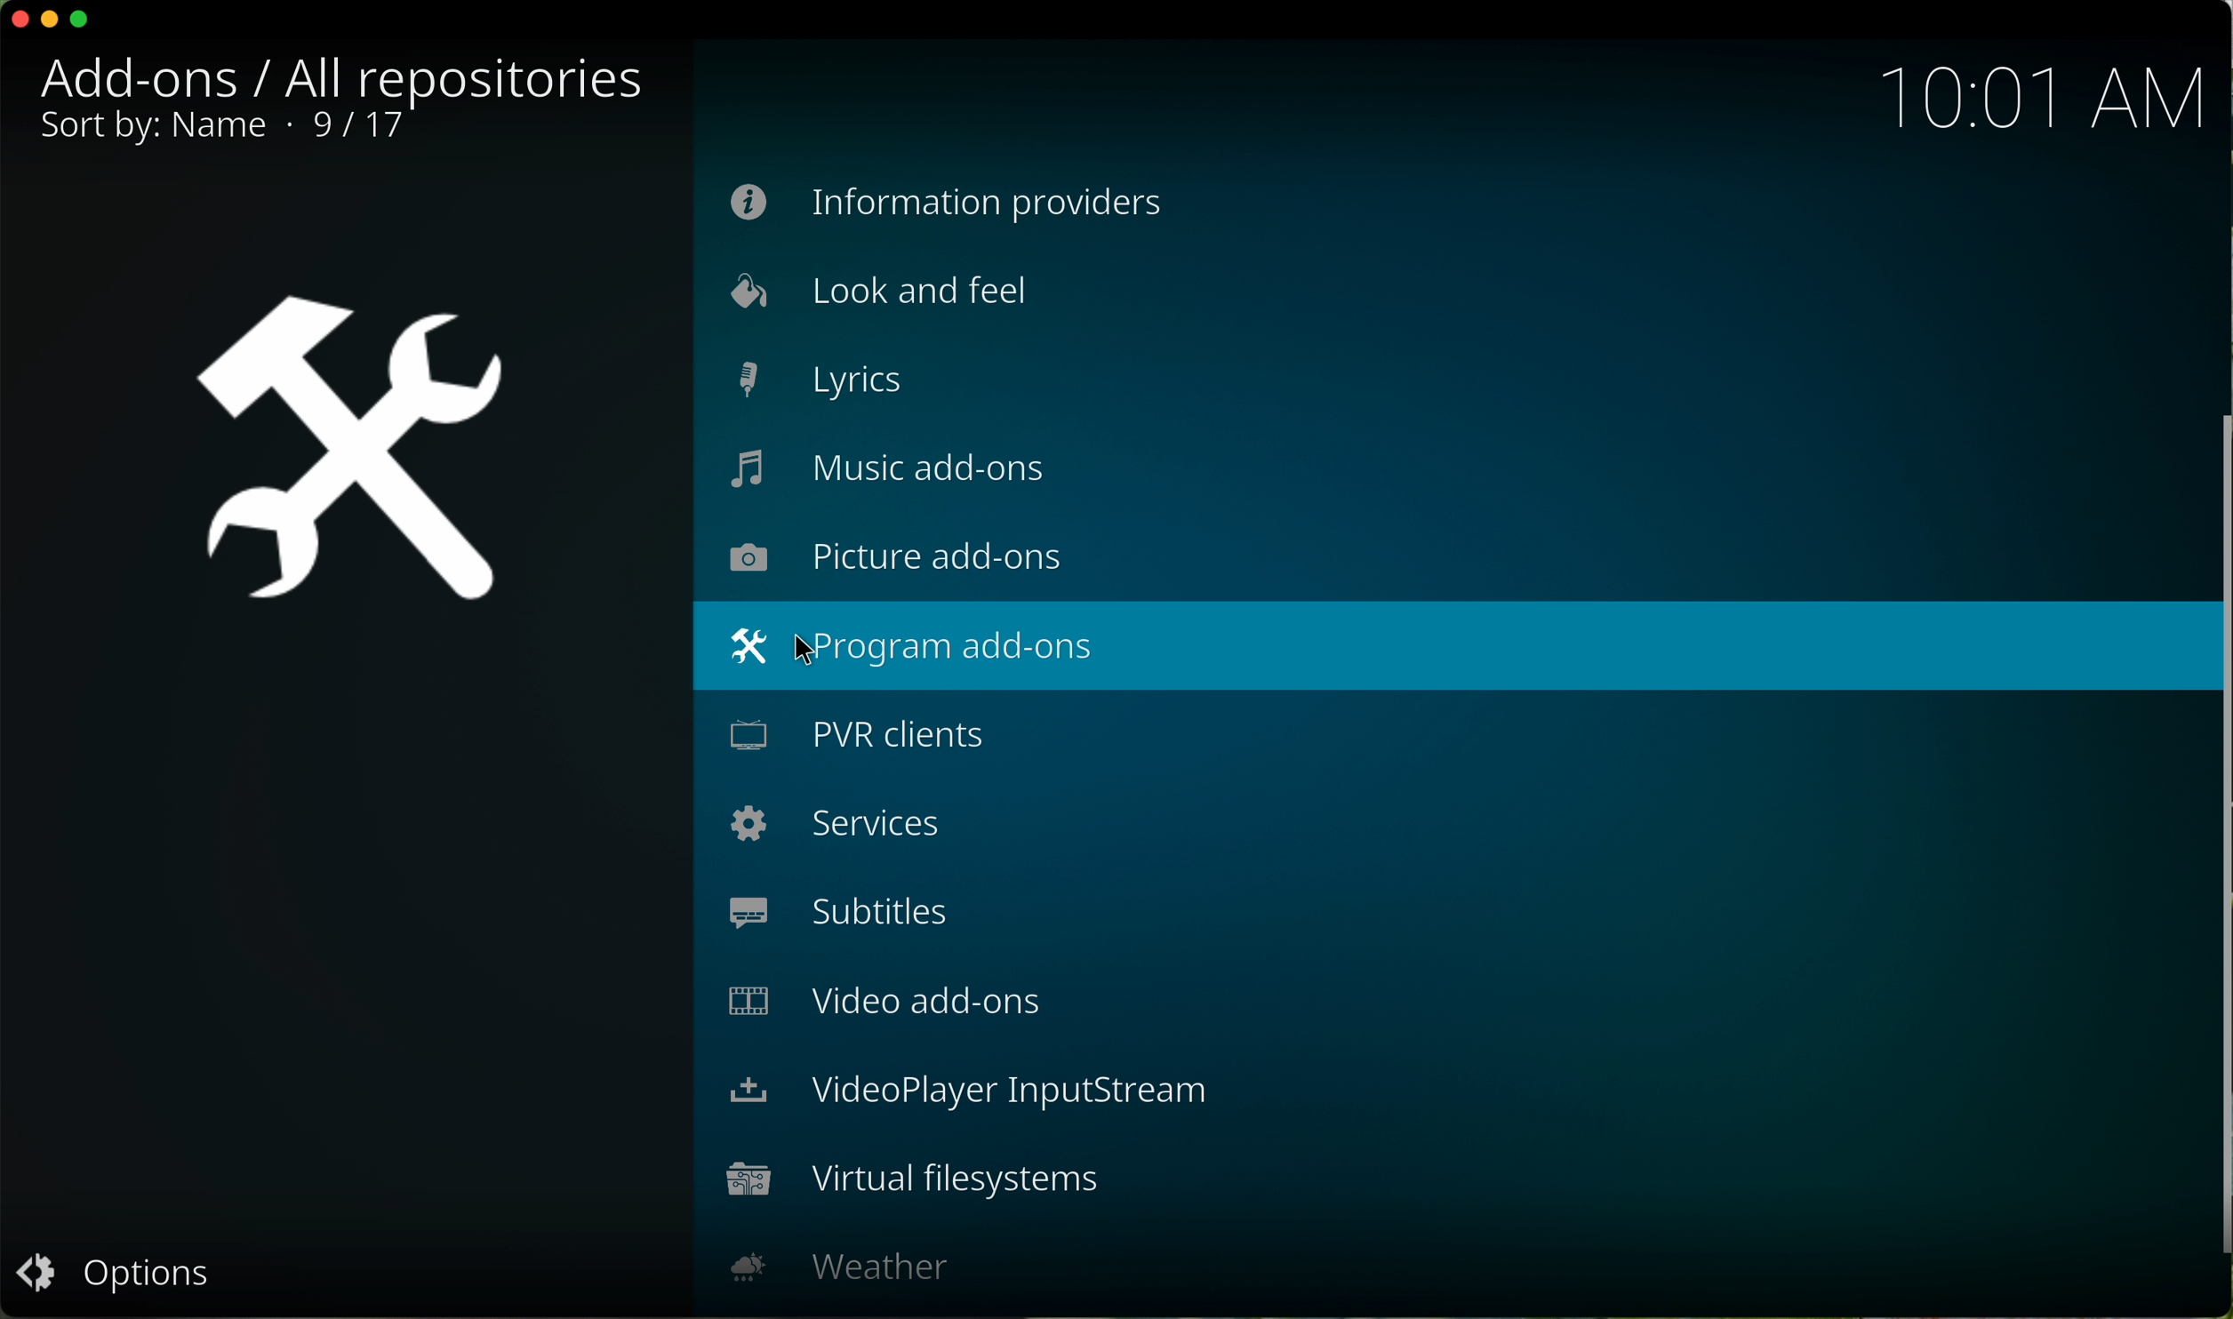  What do you see at coordinates (345, 452) in the screenshot?
I see `settings icon` at bounding box center [345, 452].